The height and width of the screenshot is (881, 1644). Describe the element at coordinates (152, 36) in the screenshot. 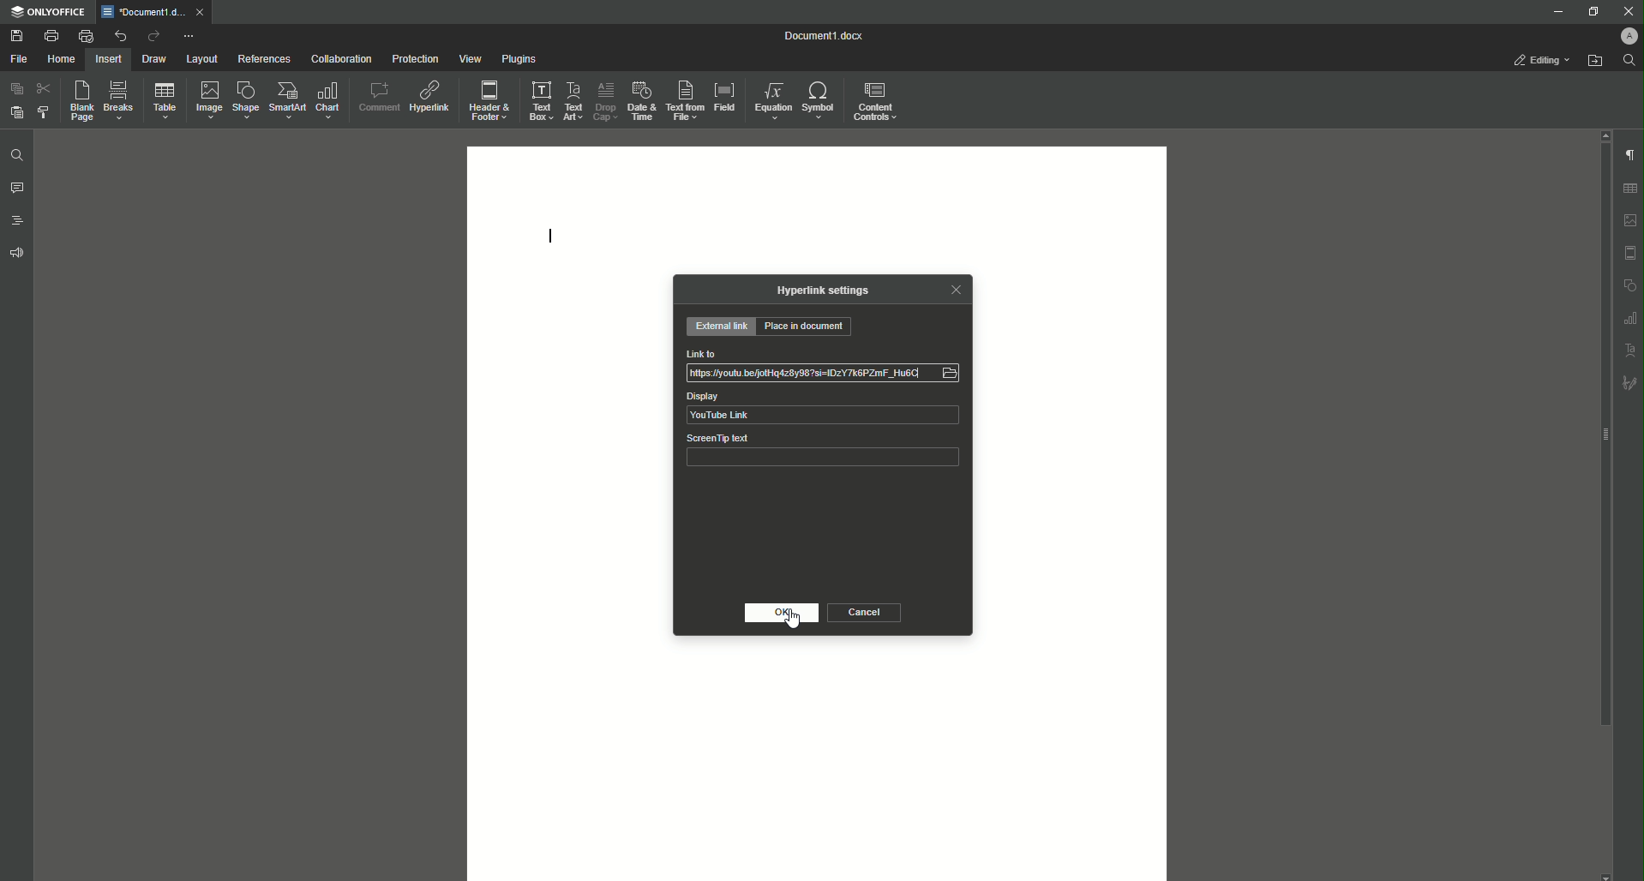

I see `Redo` at that location.